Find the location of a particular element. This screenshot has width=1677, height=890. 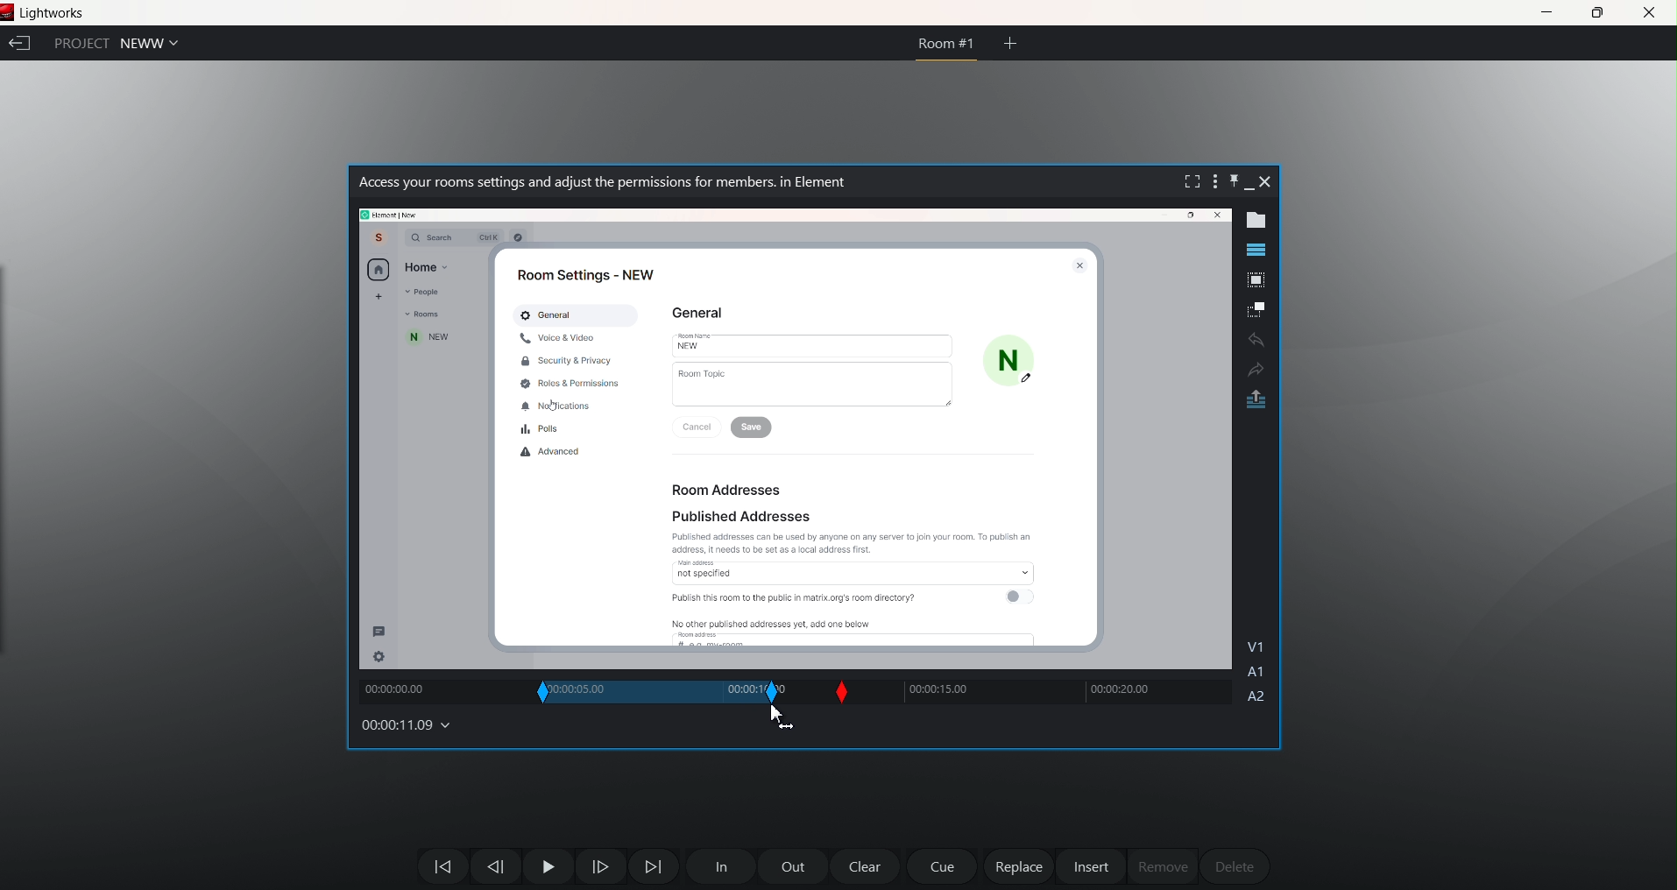

General is located at coordinates (549, 314).